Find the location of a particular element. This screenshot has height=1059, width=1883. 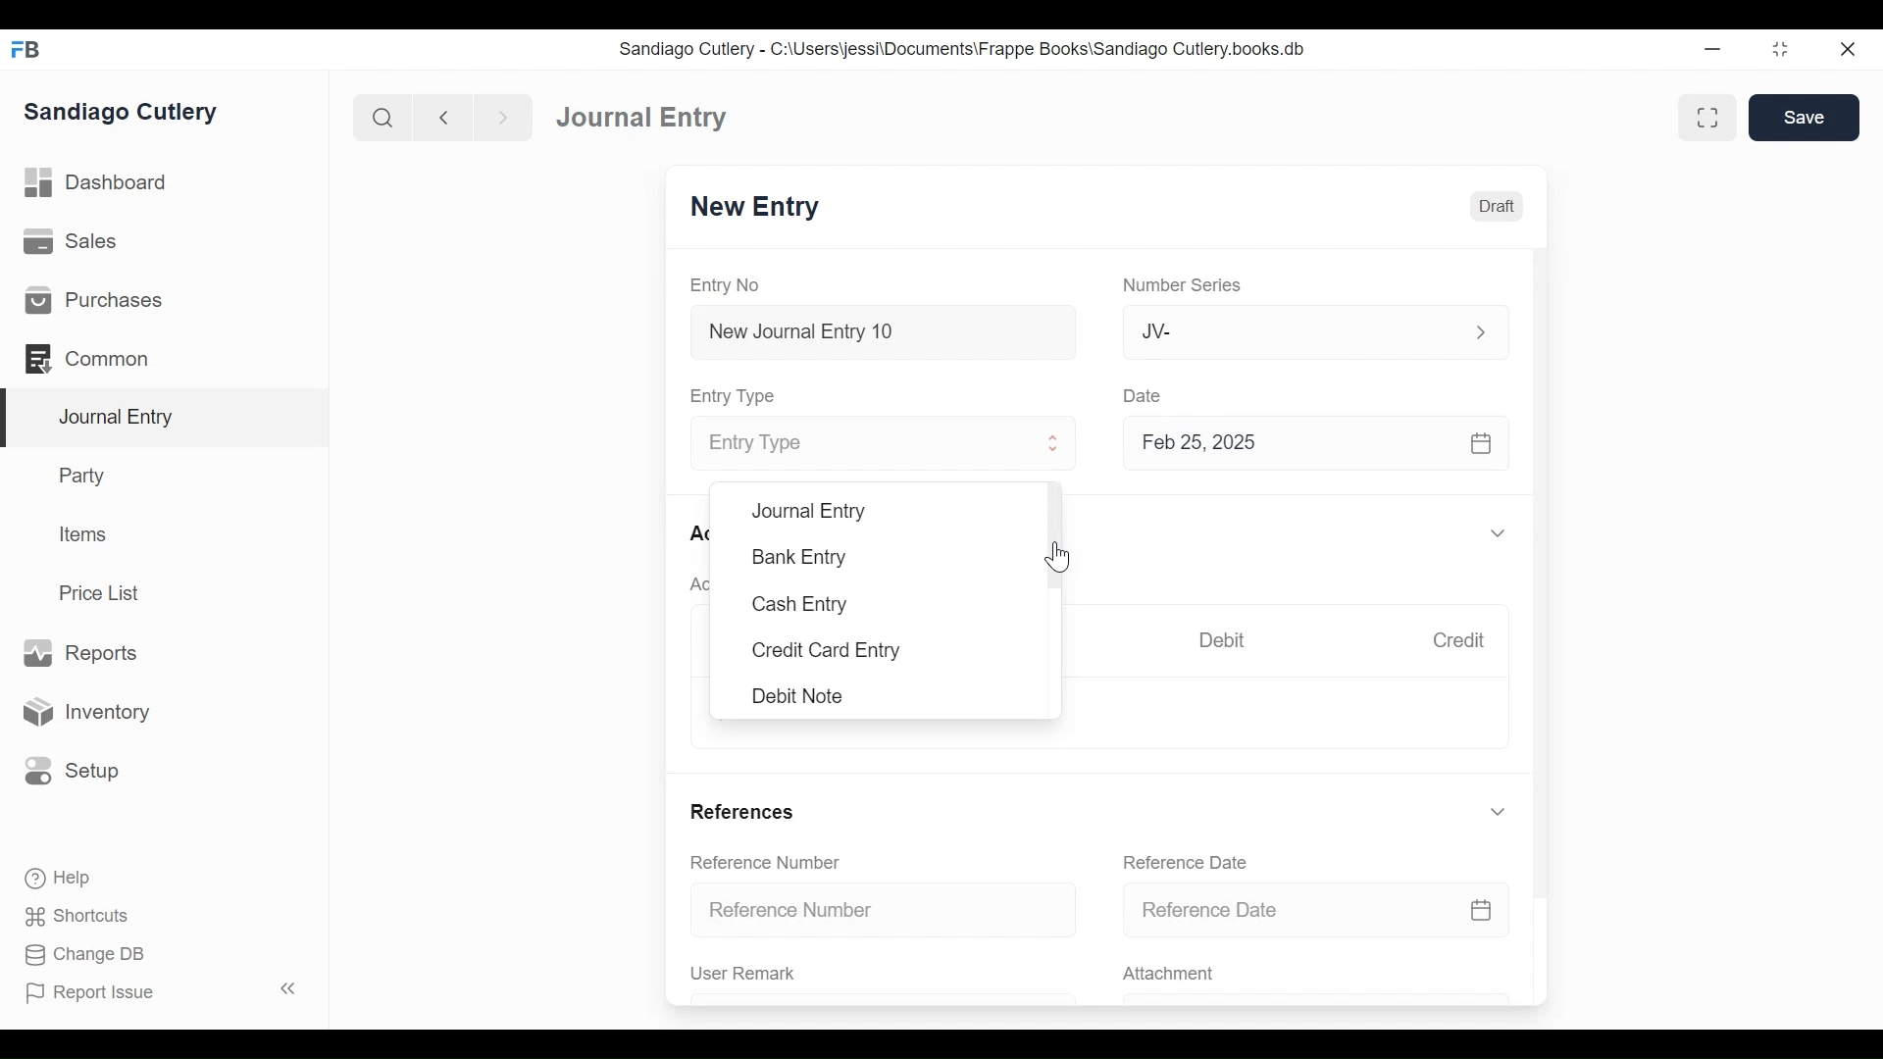

Save is located at coordinates (1805, 118).